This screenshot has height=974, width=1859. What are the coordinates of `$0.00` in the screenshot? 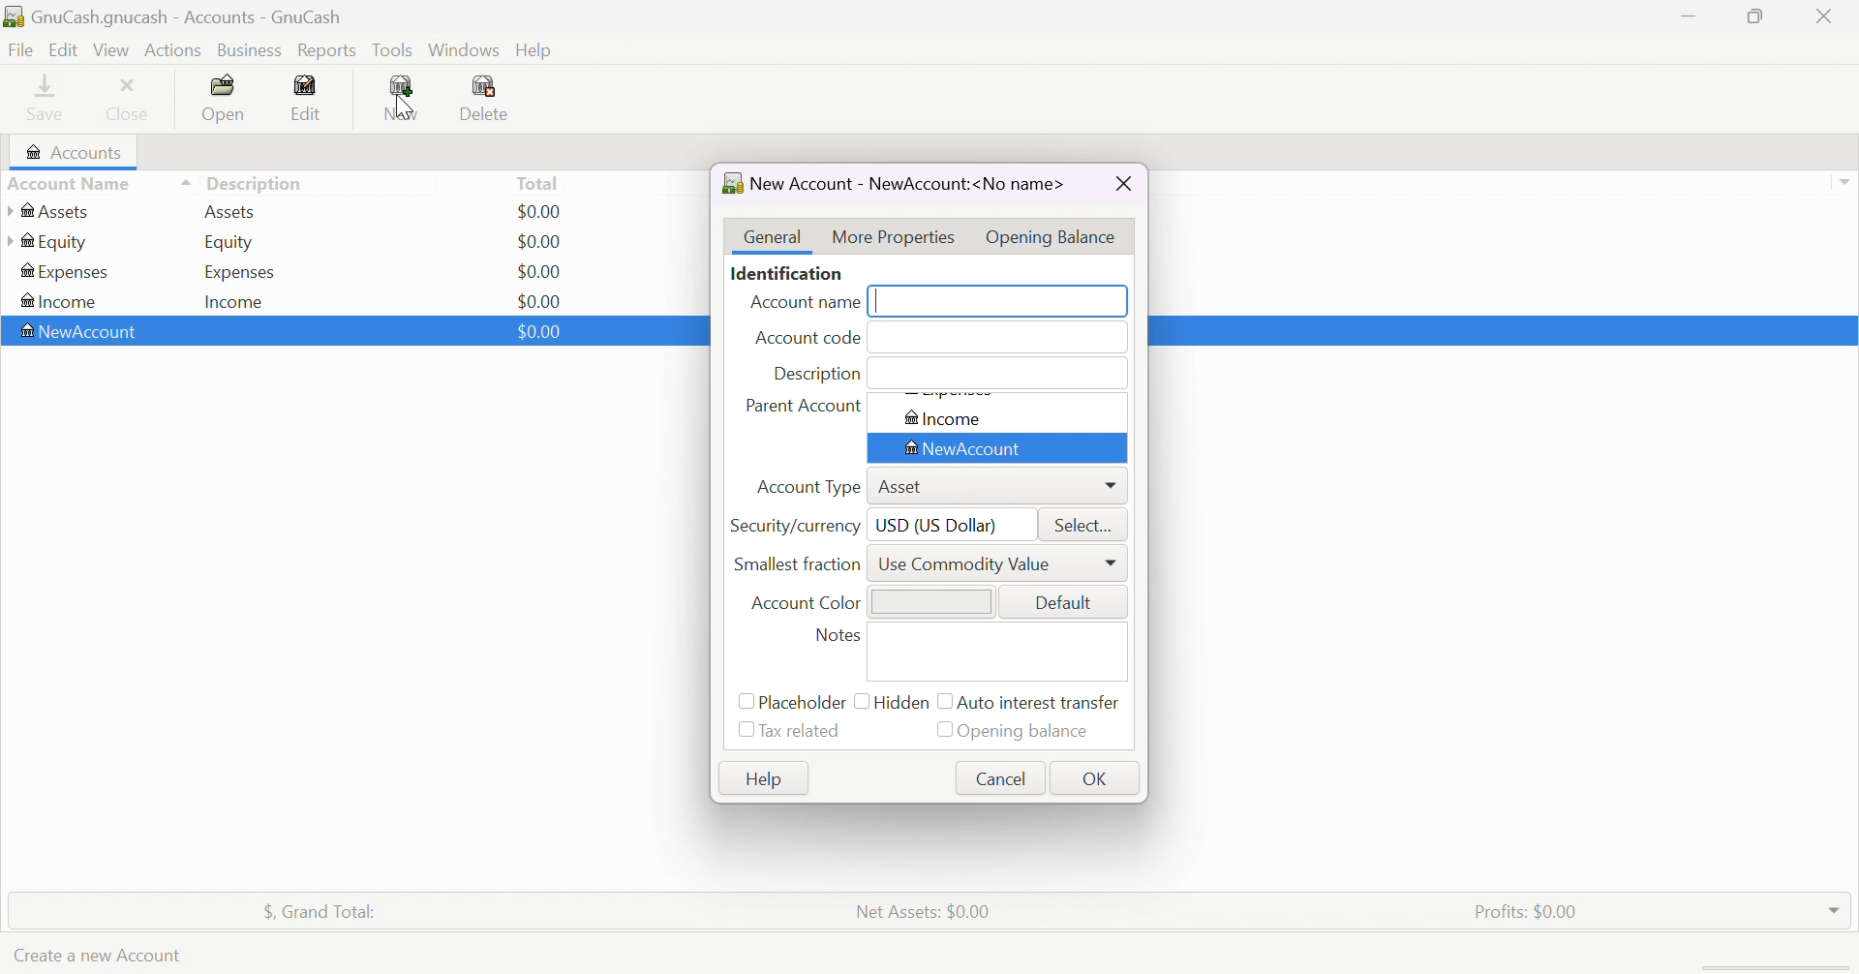 It's located at (547, 211).